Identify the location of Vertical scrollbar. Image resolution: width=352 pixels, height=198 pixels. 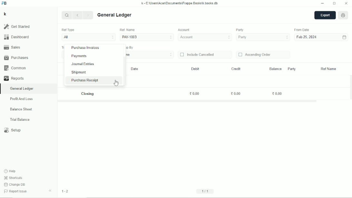
(125, 71).